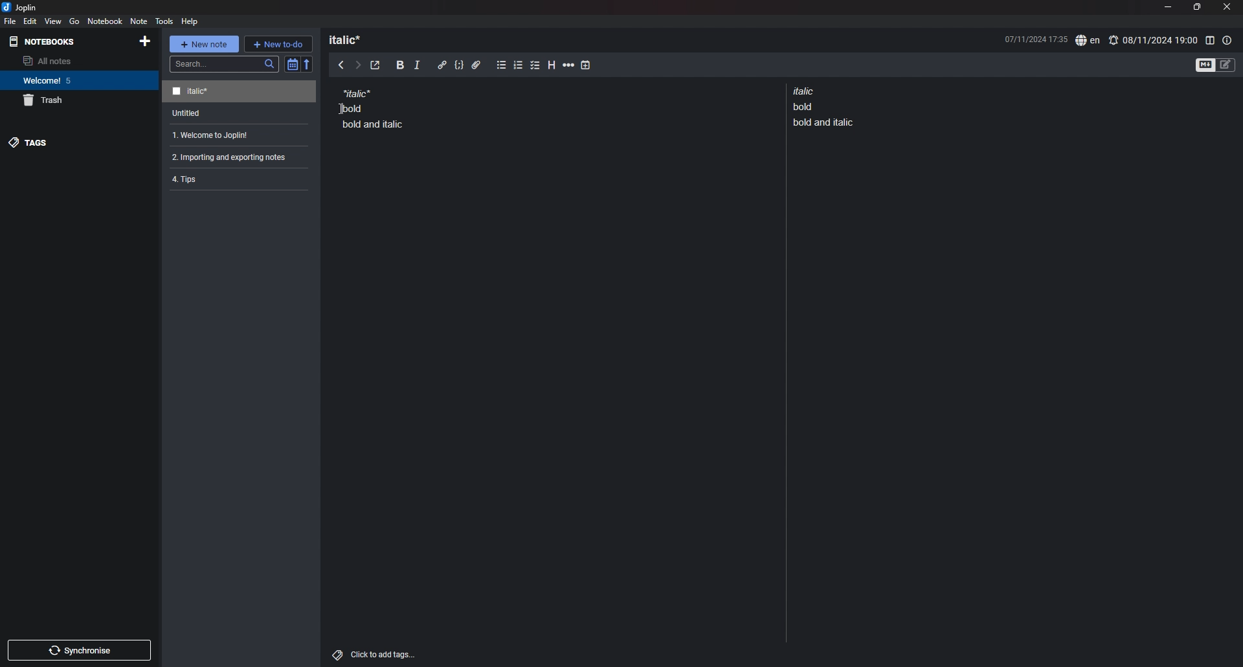 The width and height of the screenshot is (1243, 667). Describe the element at coordinates (519, 67) in the screenshot. I see `numbered list` at that location.